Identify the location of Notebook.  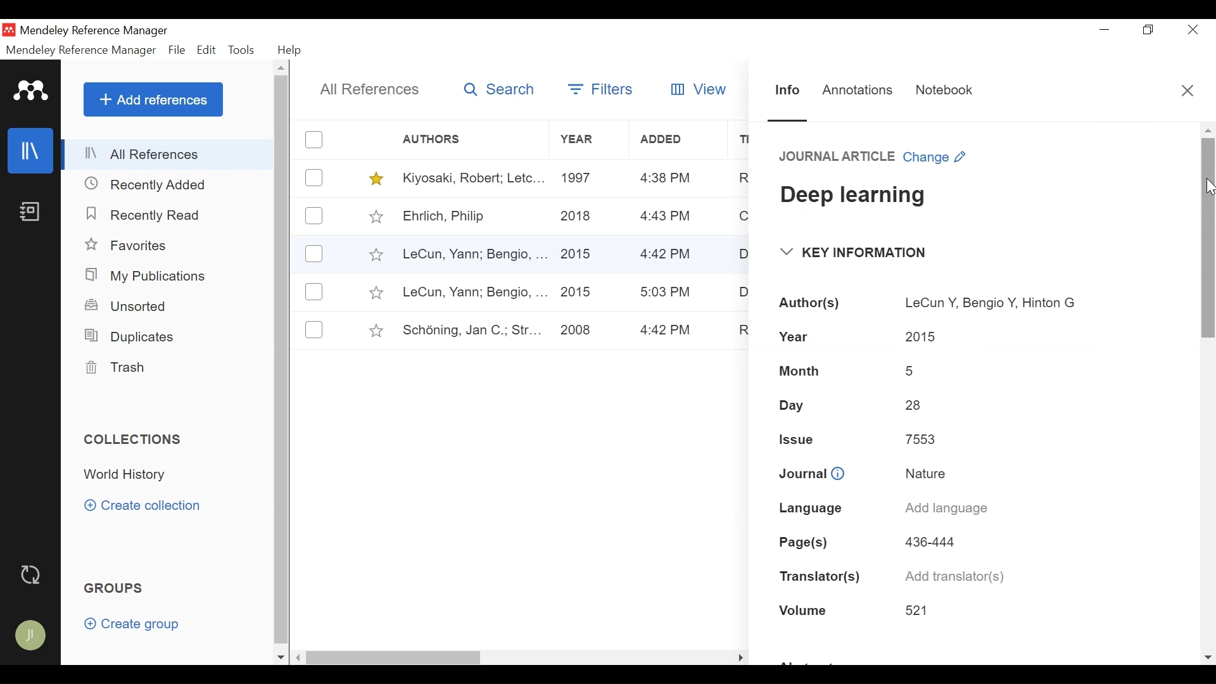
(29, 213).